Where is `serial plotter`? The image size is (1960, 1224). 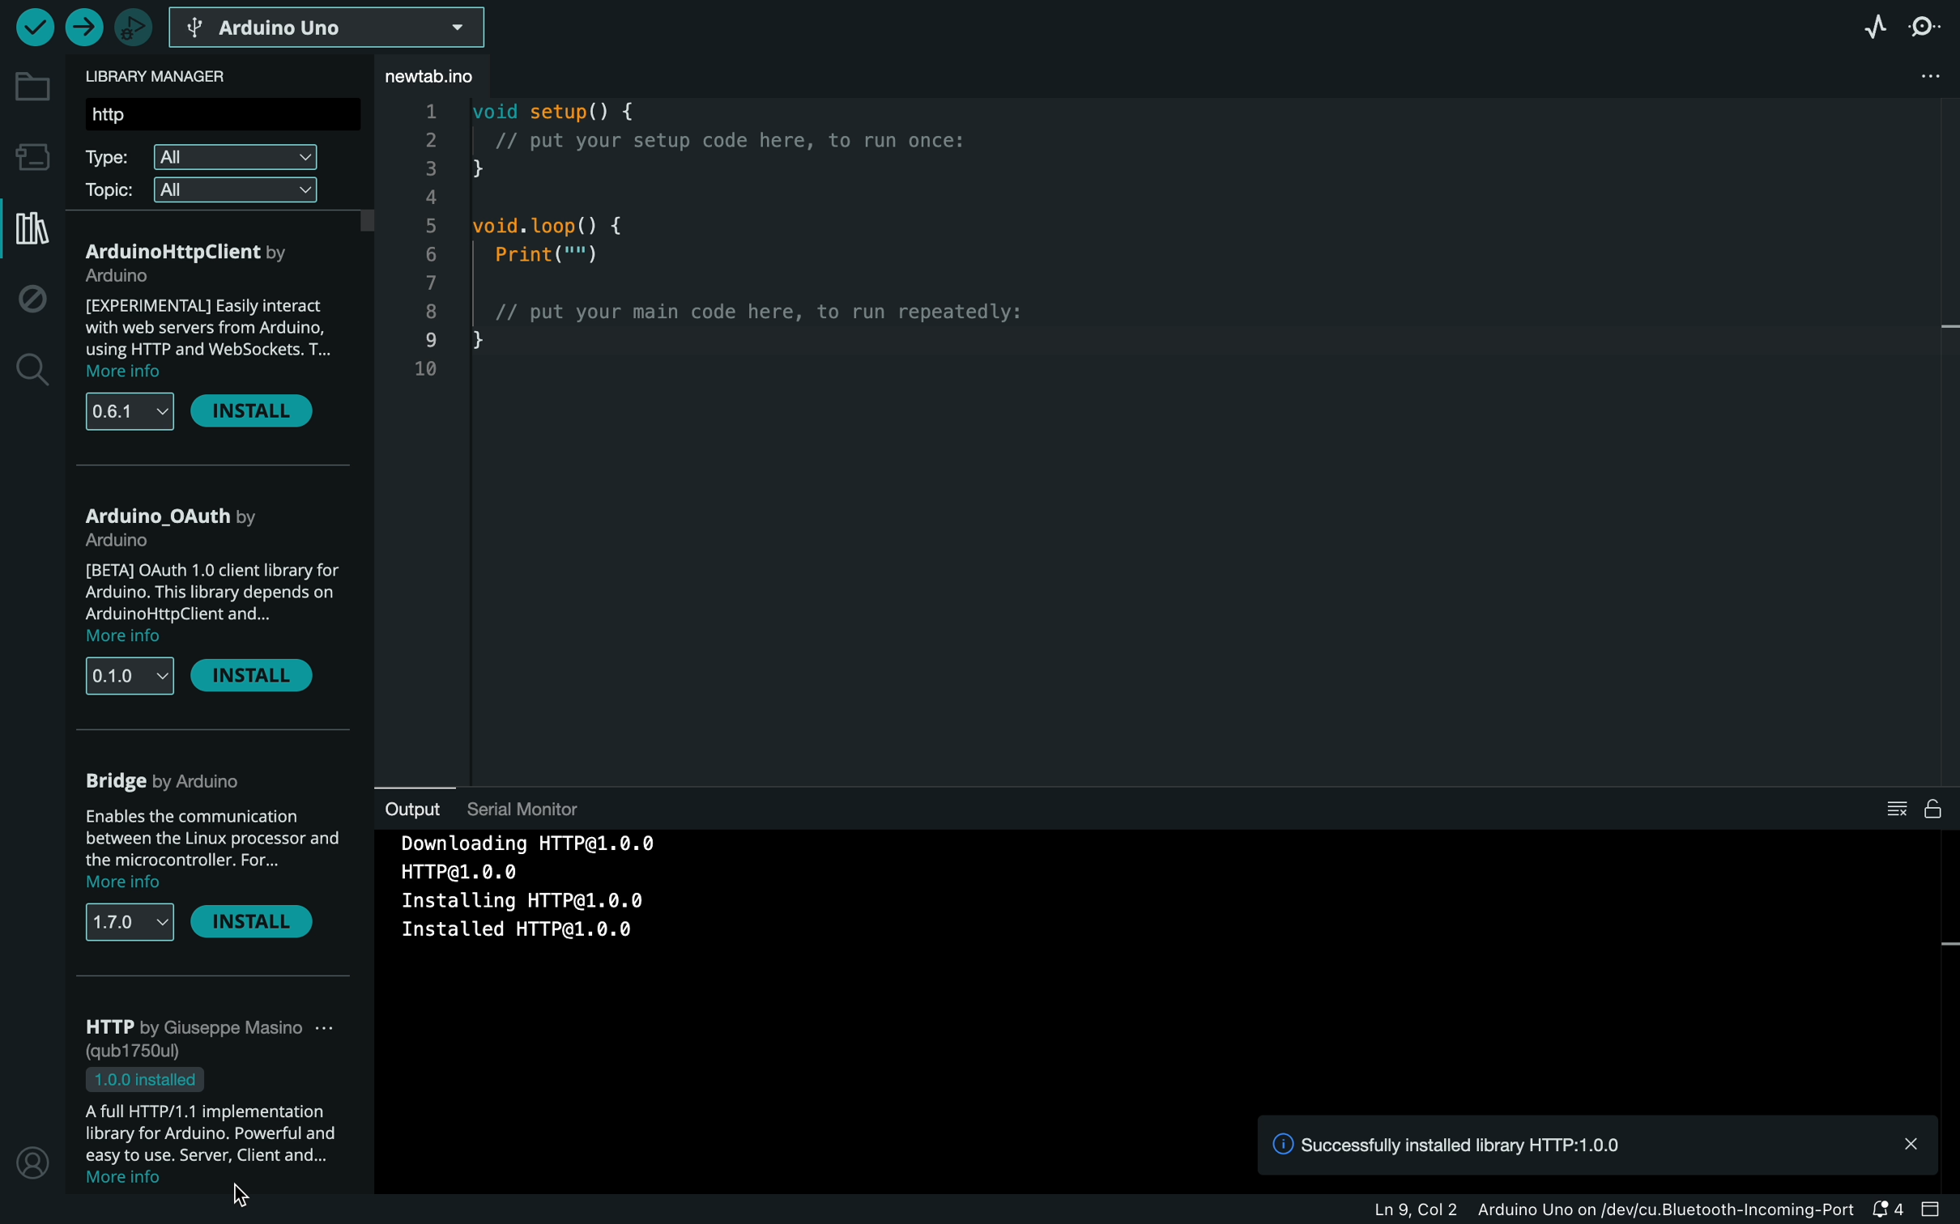 serial plotter is located at coordinates (1870, 24).